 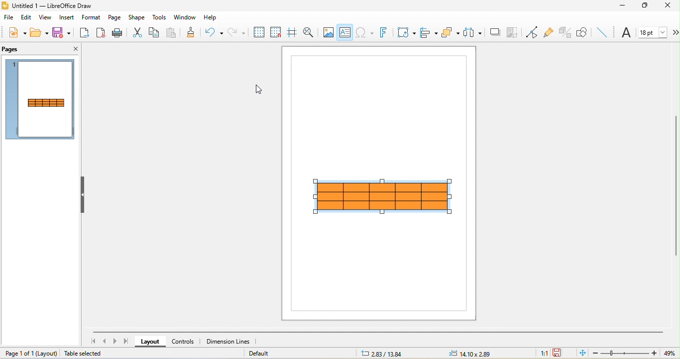 What do you see at coordinates (624, 7) in the screenshot?
I see `minimize` at bounding box center [624, 7].